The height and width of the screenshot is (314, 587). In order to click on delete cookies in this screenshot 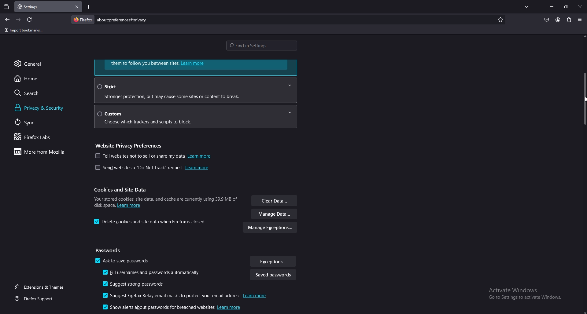, I will do `click(151, 222)`.